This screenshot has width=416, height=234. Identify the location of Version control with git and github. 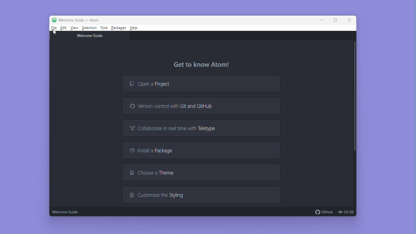
(203, 106).